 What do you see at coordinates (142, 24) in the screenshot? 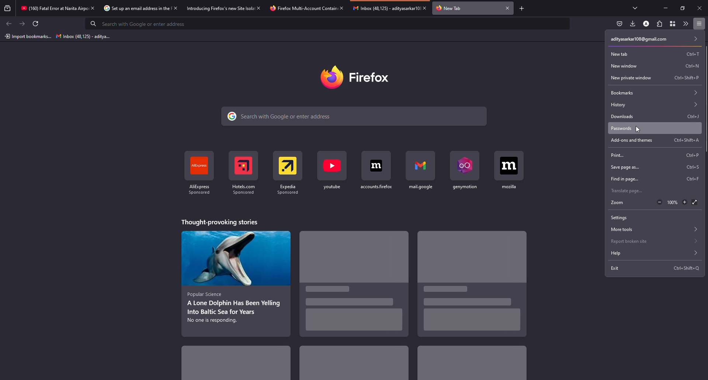
I see `search` at bounding box center [142, 24].